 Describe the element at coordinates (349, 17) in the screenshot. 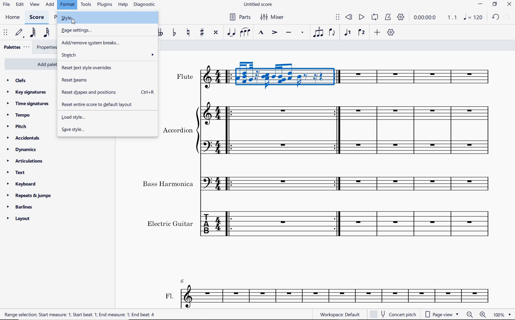

I see `rewind` at that location.